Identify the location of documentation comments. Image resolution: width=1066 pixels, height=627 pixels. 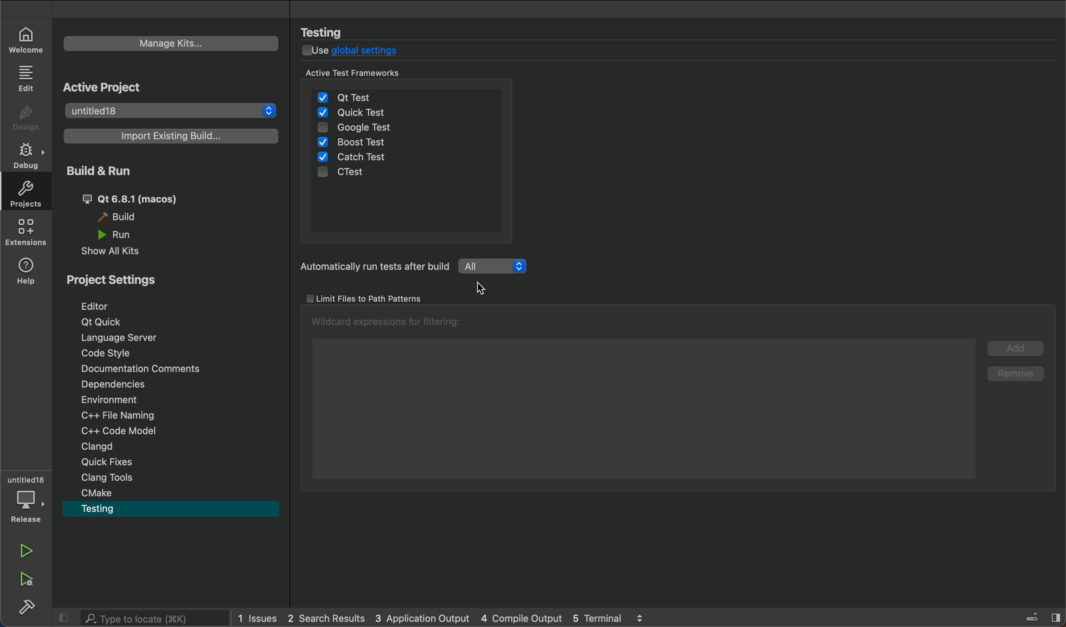
(144, 368).